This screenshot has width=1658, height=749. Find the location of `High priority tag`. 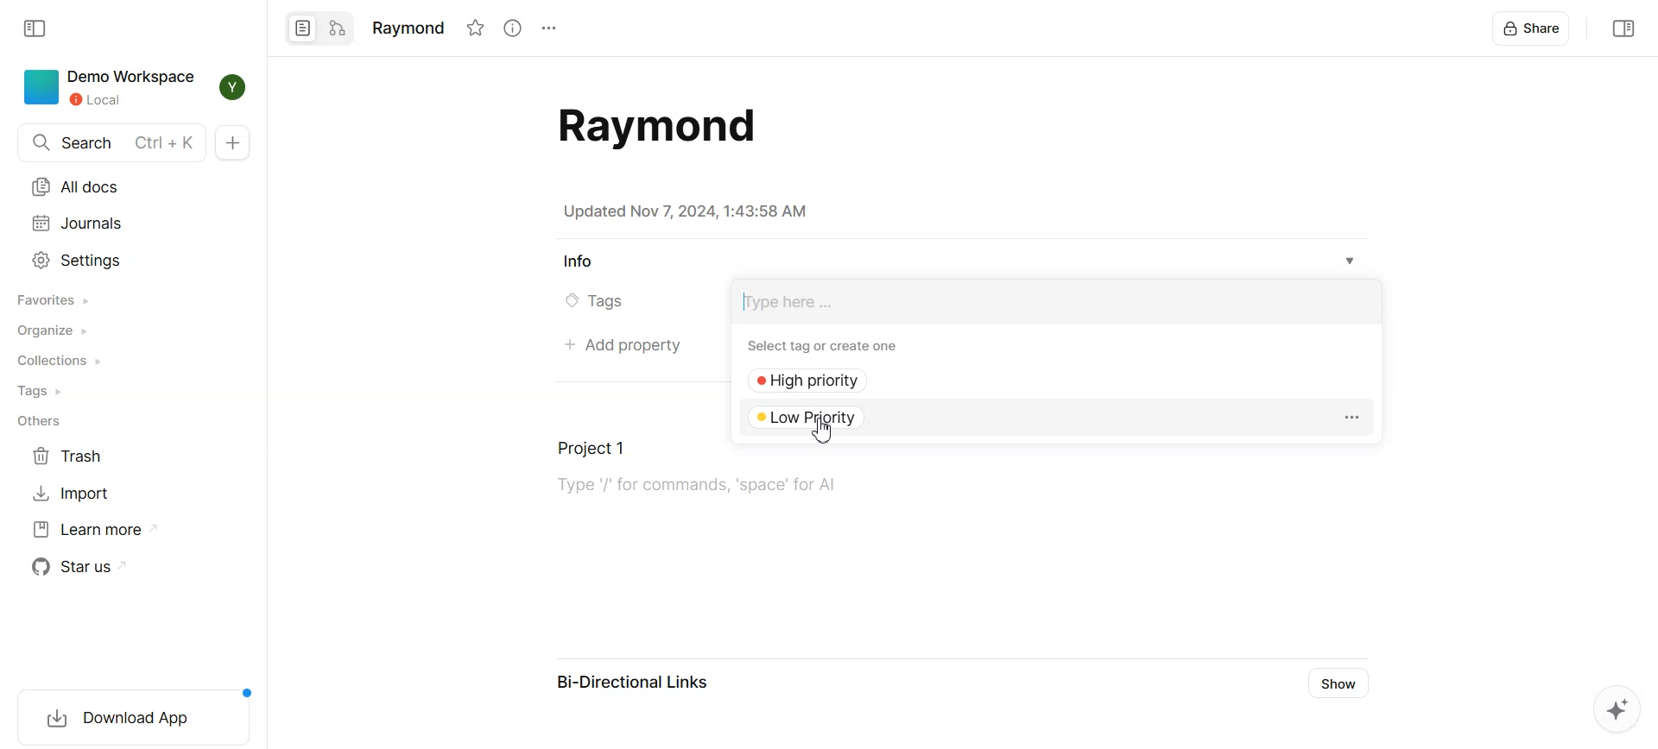

High priority tag is located at coordinates (818, 381).